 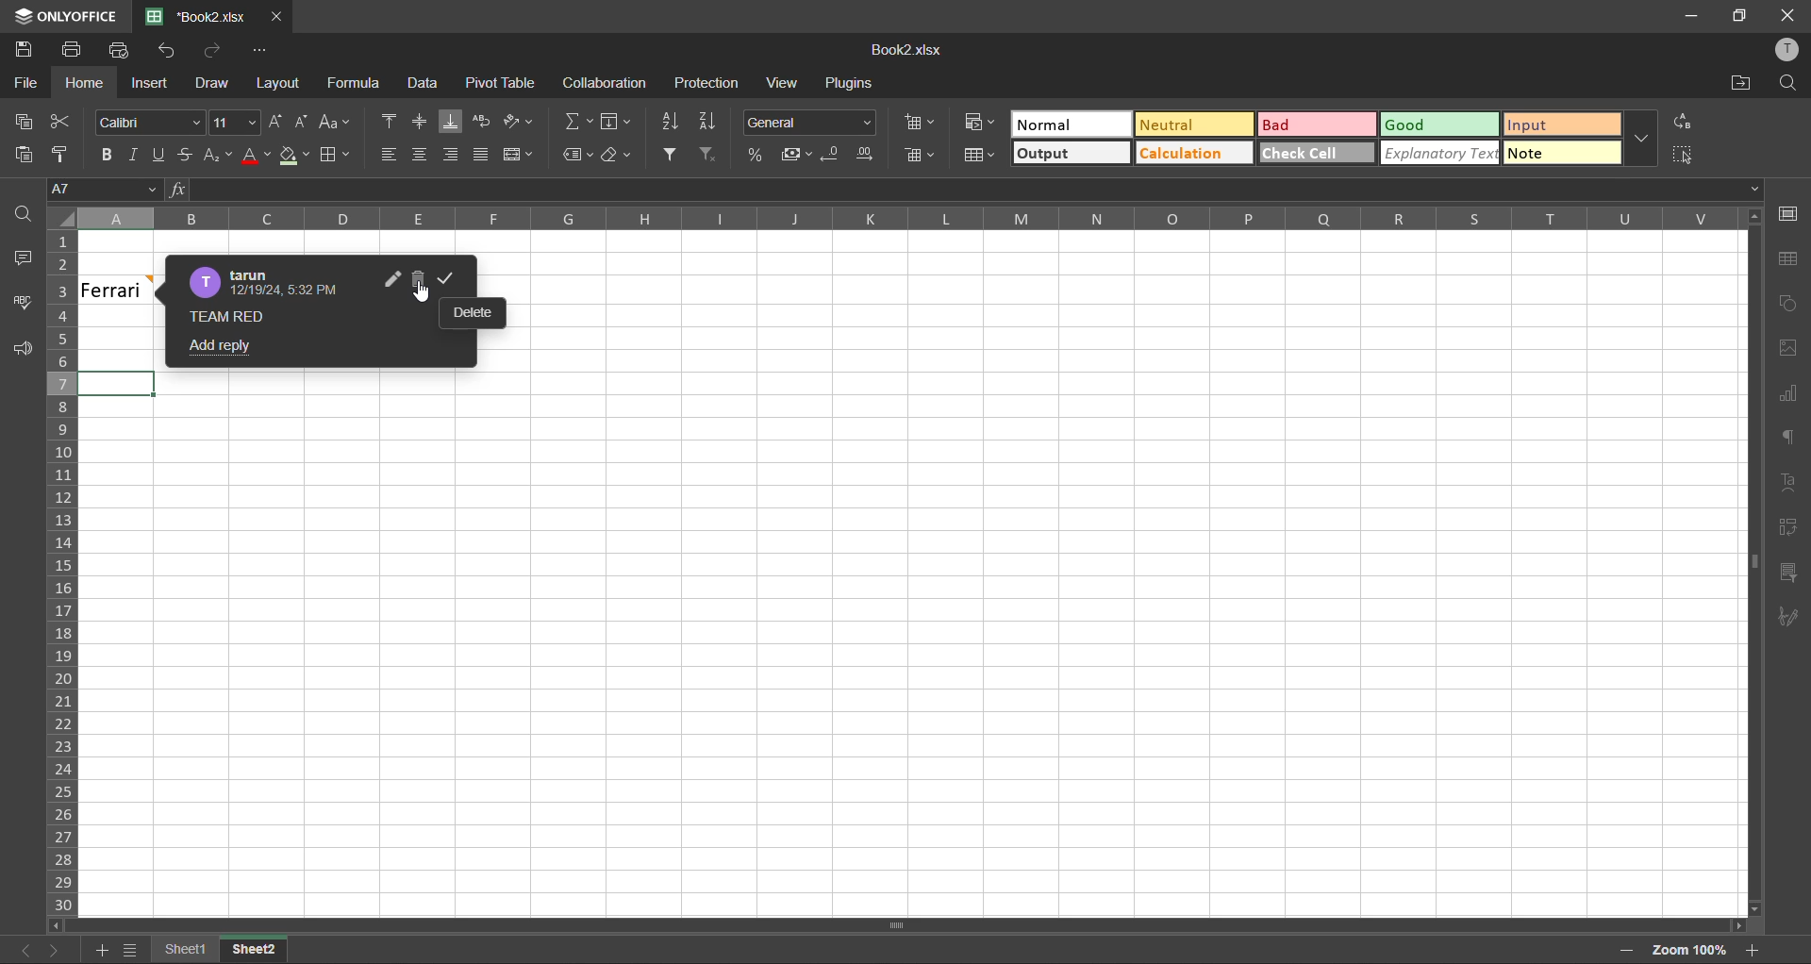 What do you see at coordinates (29, 125) in the screenshot?
I see `copy` at bounding box center [29, 125].